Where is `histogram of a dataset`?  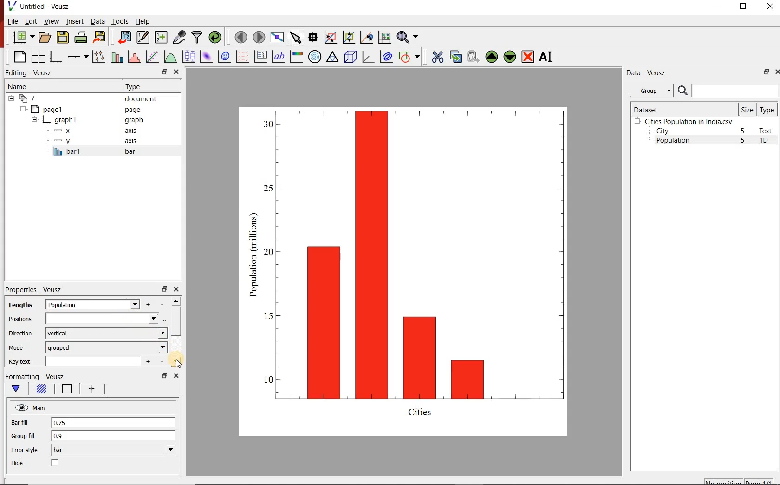
histogram of a dataset is located at coordinates (133, 57).